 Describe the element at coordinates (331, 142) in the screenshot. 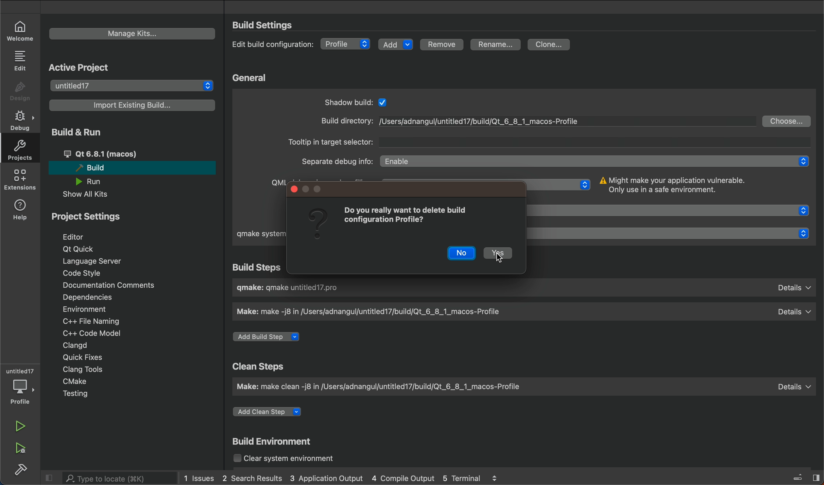

I see `tootlp` at that location.